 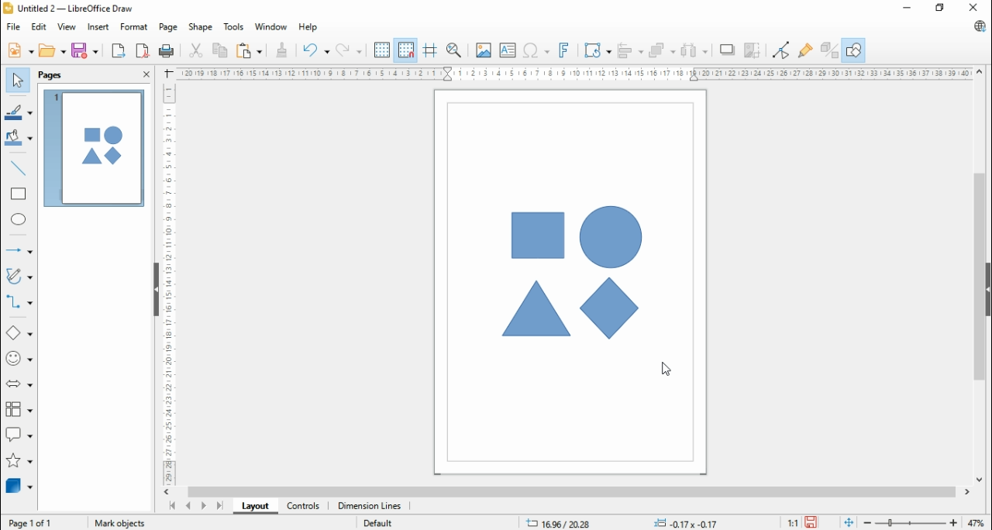 What do you see at coordinates (17, 250) in the screenshot?
I see `lines and arrows` at bounding box center [17, 250].